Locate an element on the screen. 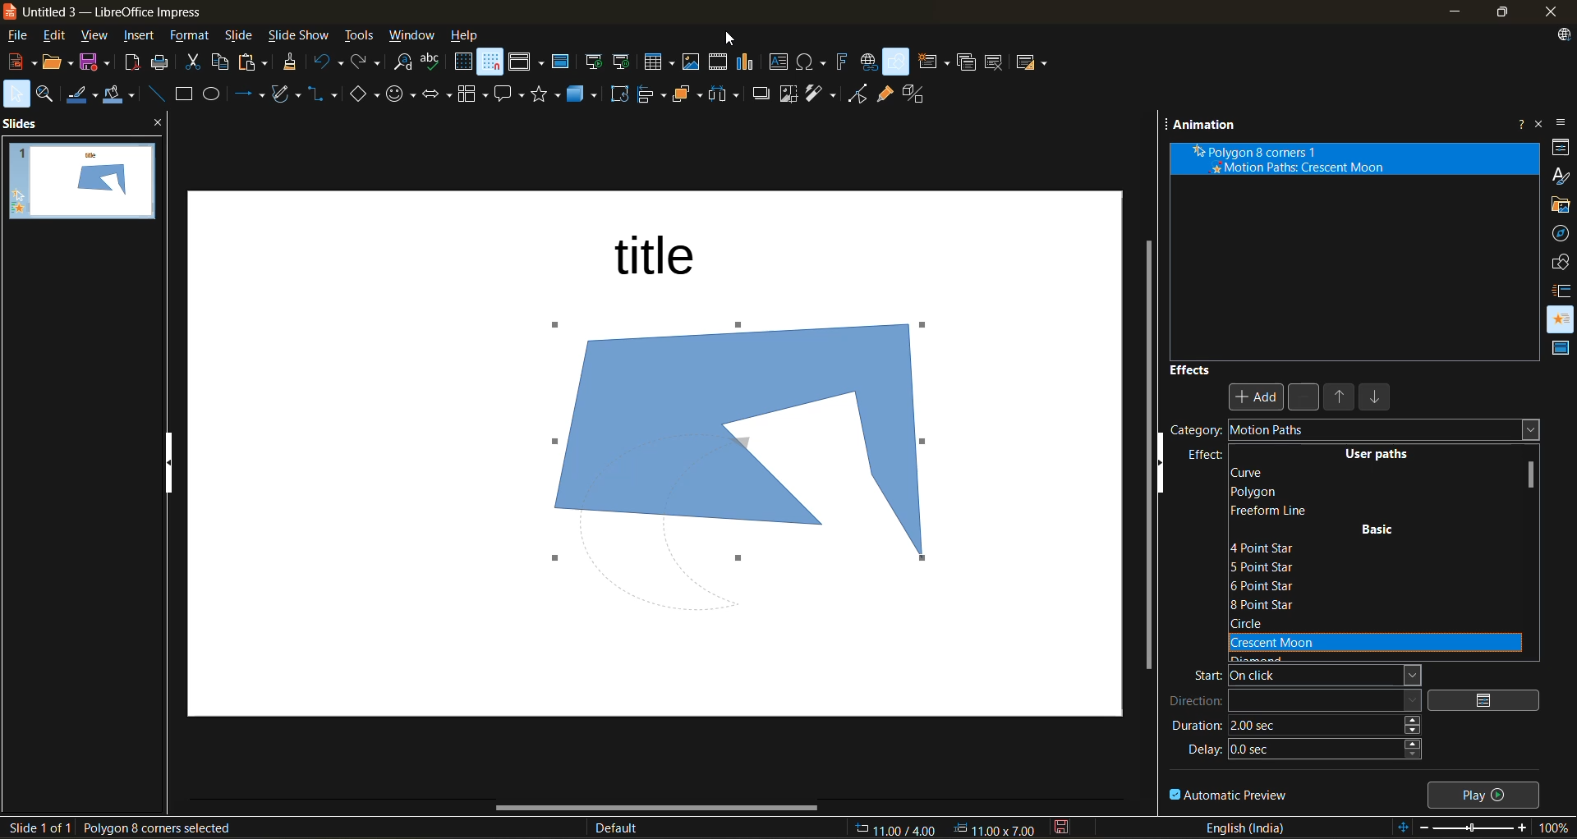  insert image is located at coordinates (690, 62).